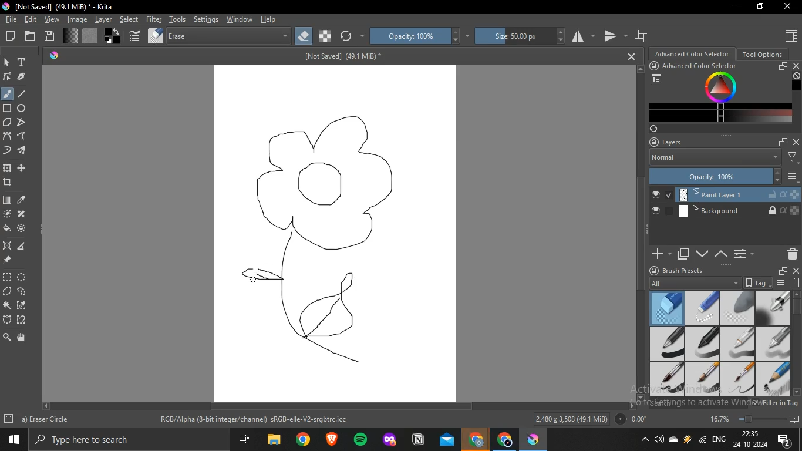 The width and height of the screenshot is (802, 451). I want to click on floater window, so click(782, 271).